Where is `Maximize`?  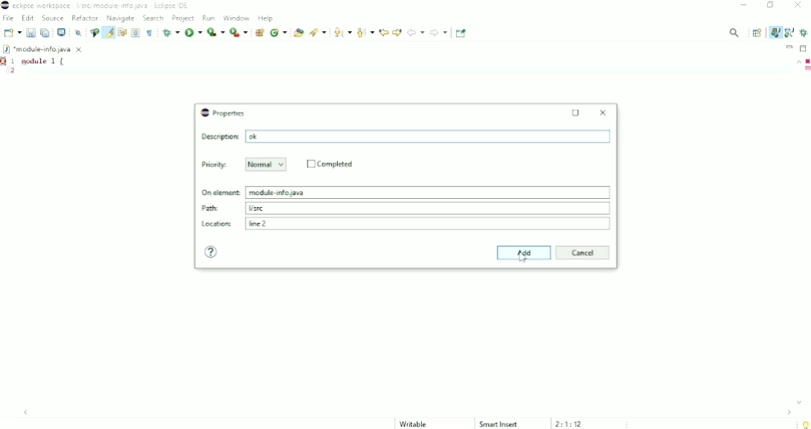 Maximize is located at coordinates (576, 113).